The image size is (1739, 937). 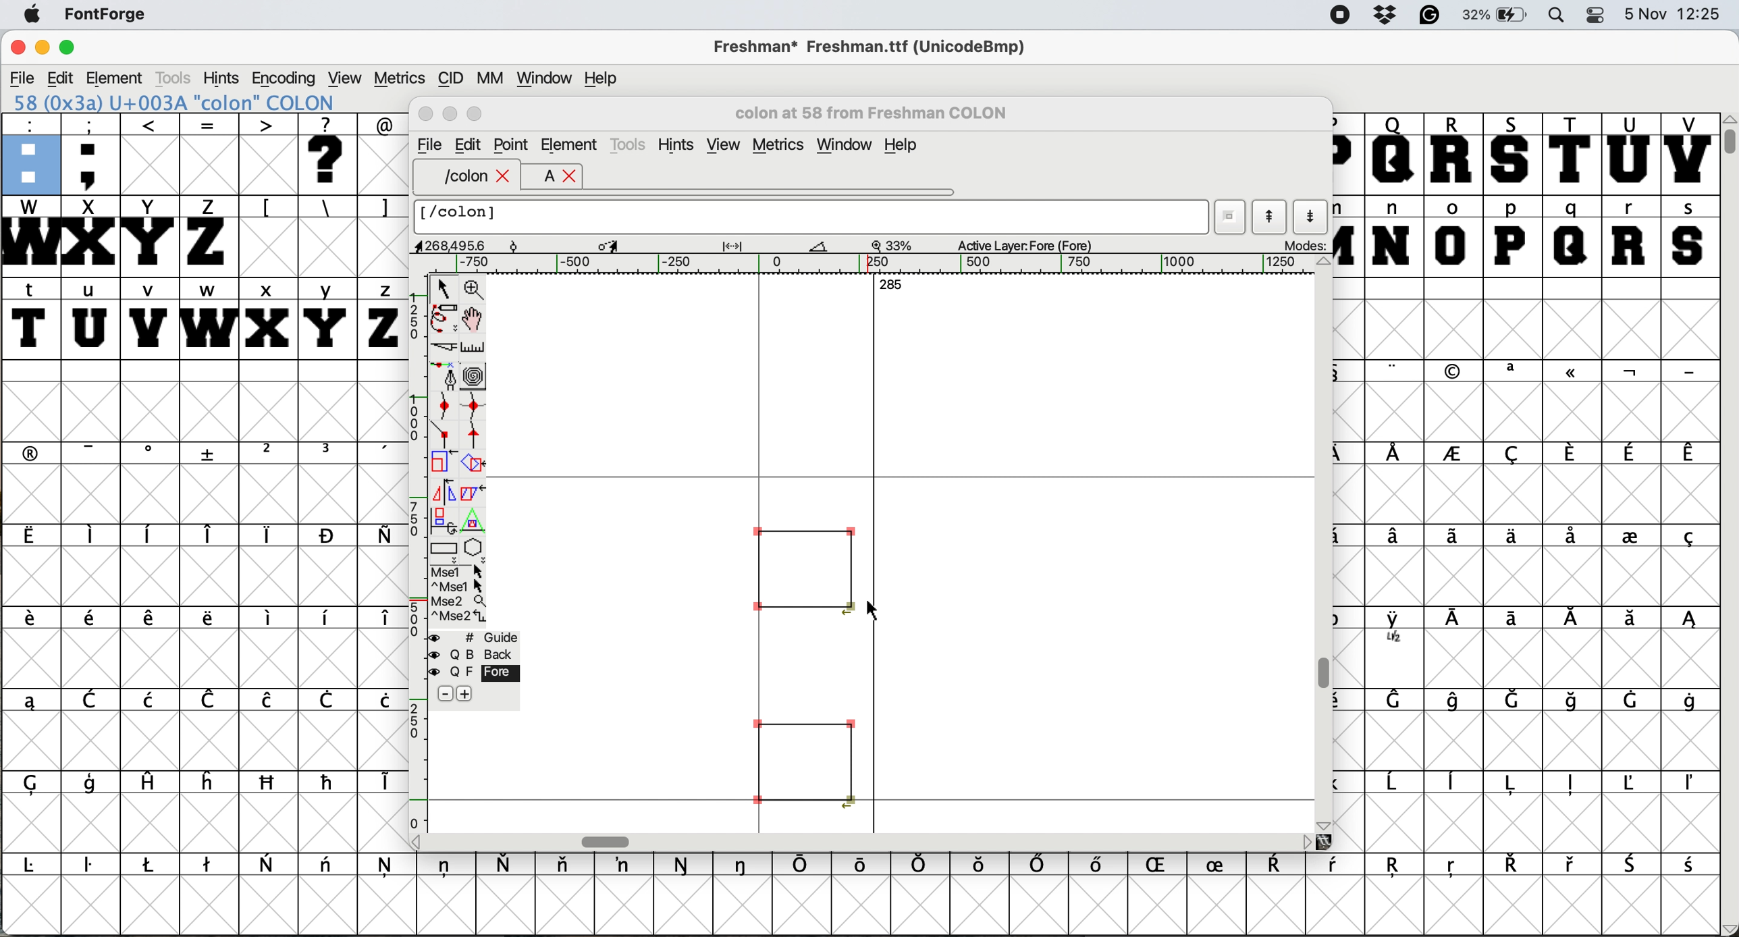 What do you see at coordinates (1632, 236) in the screenshot?
I see `r` at bounding box center [1632, 236].